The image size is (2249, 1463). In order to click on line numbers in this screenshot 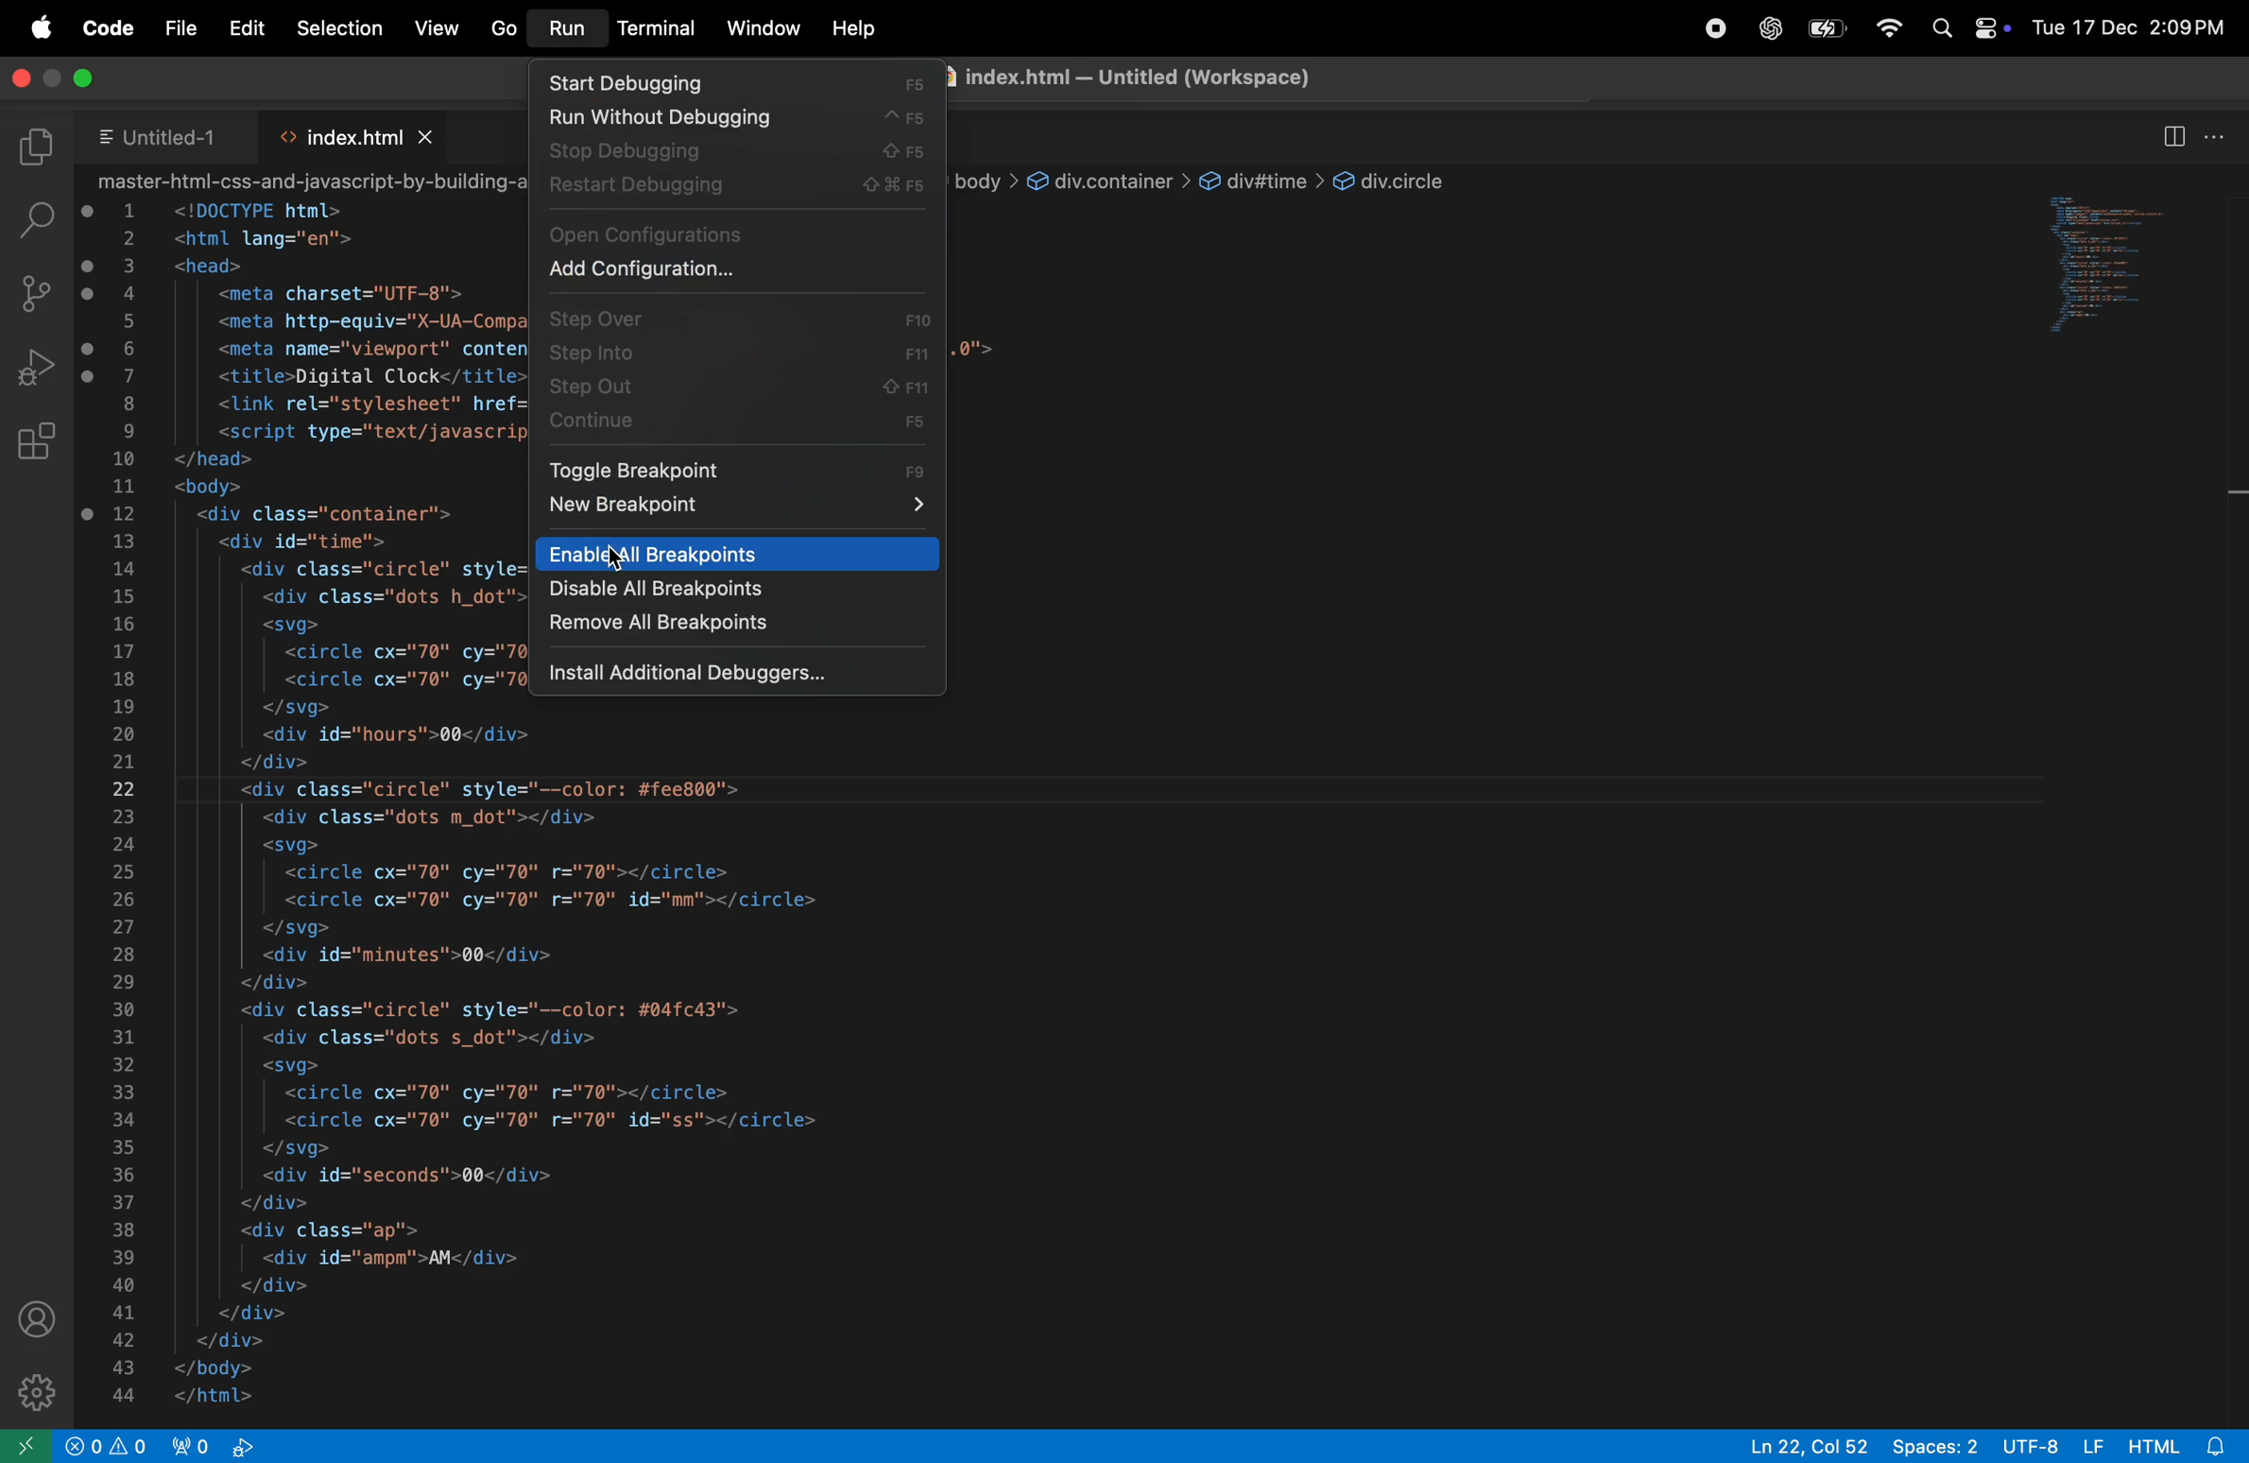, I will do `click(127, 803)`.